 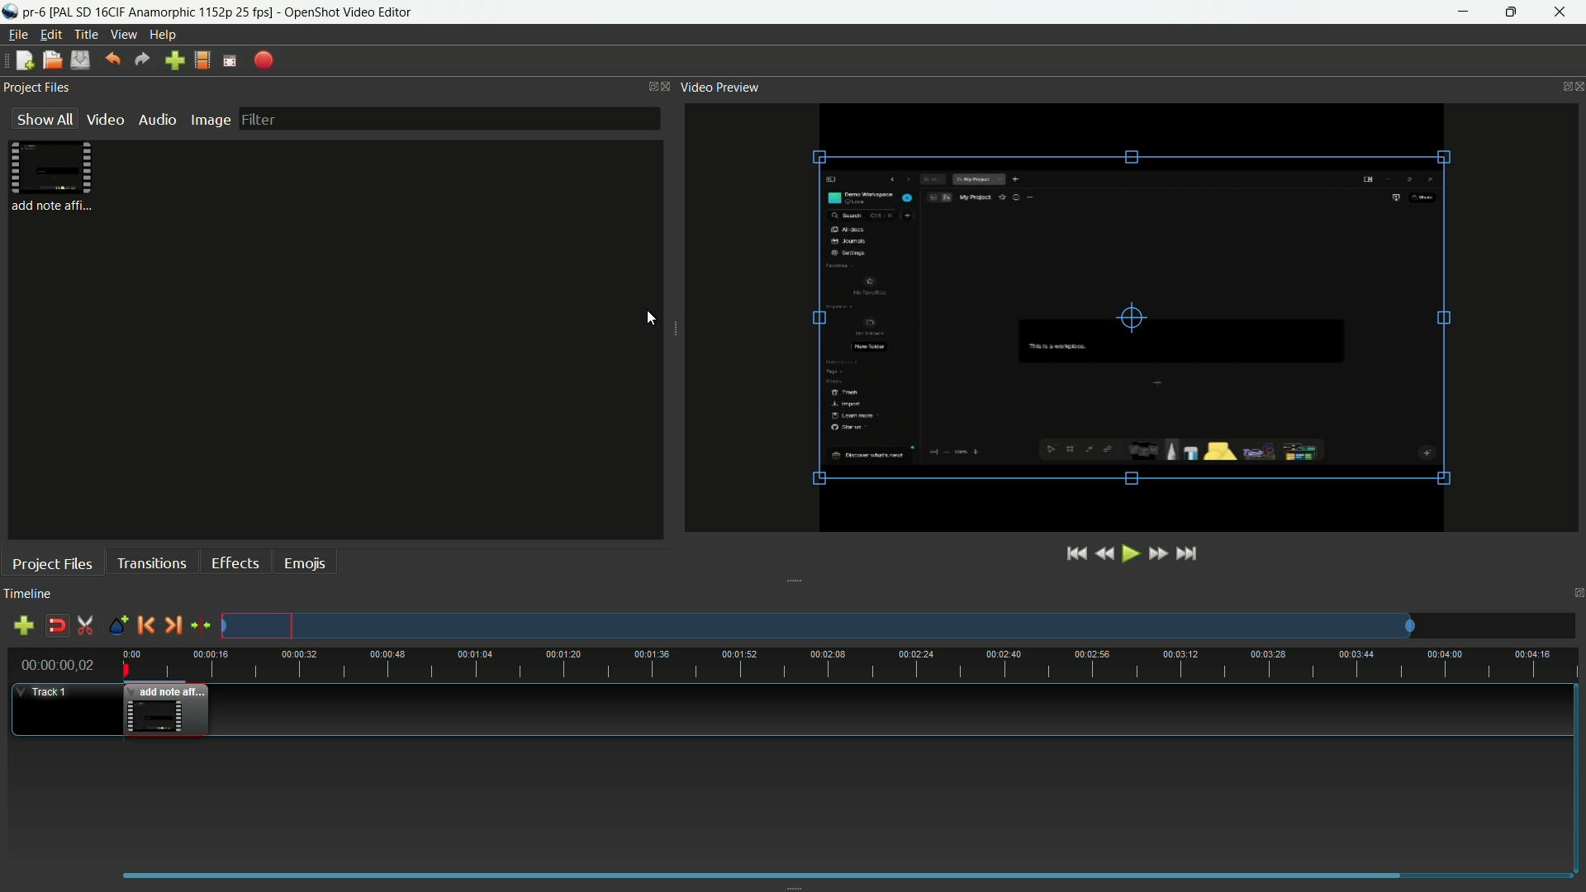 I want to click on emojis, so click(x=306, y=562).